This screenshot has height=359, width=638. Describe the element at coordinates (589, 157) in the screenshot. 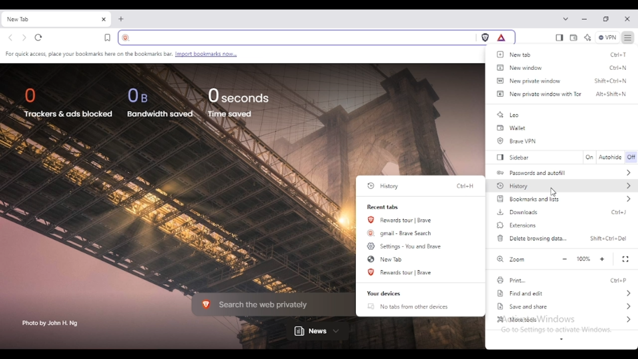

I see `on` at that location.